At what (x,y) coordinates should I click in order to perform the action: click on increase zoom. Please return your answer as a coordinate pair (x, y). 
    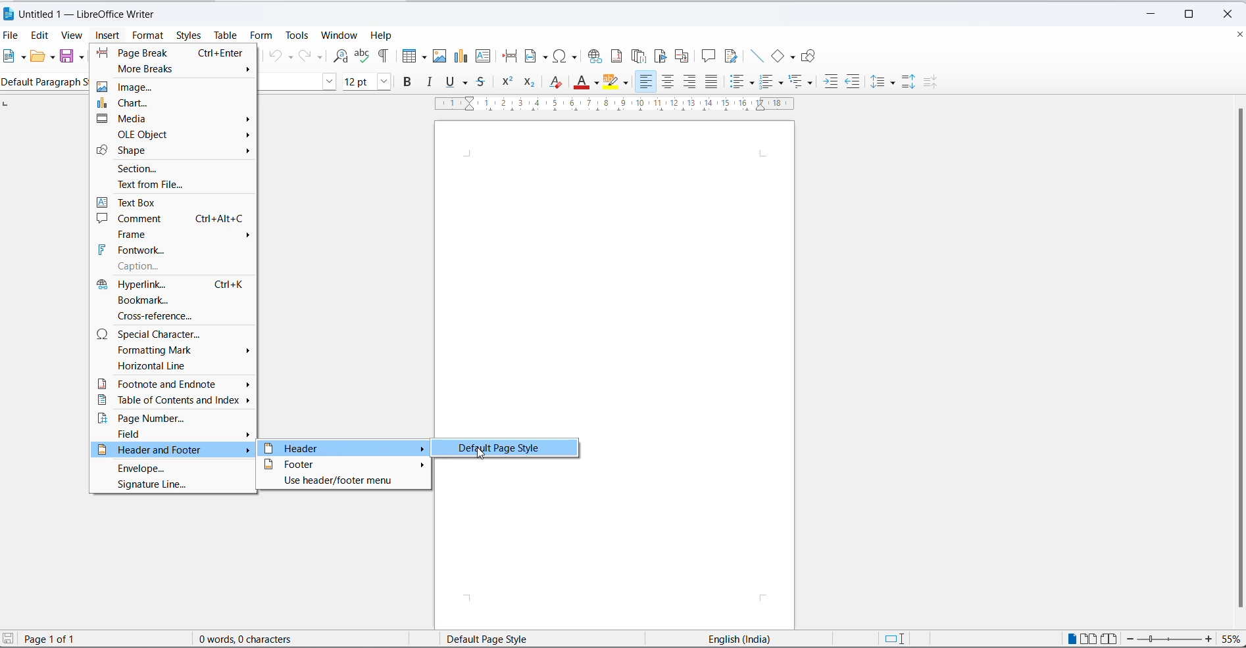
    Looking at the image, I should click on (1209, 639).